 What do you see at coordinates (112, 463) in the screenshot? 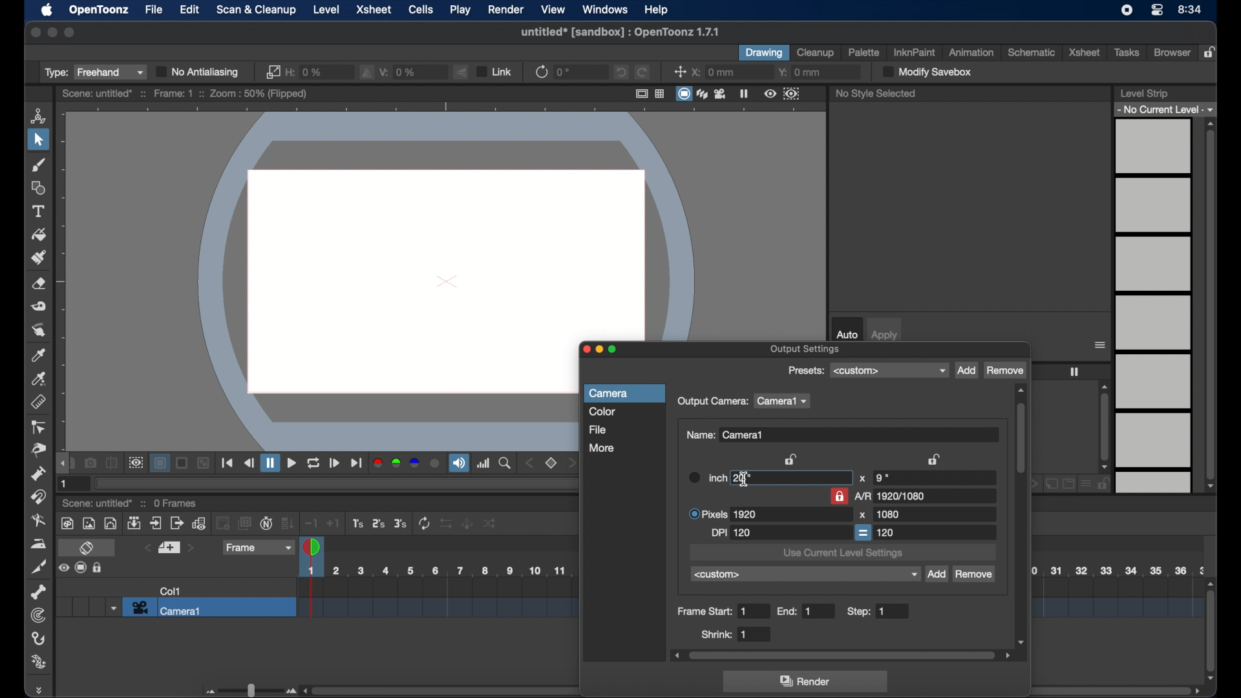
I see `compare to  snapshot` at bounding box center [112, 463].